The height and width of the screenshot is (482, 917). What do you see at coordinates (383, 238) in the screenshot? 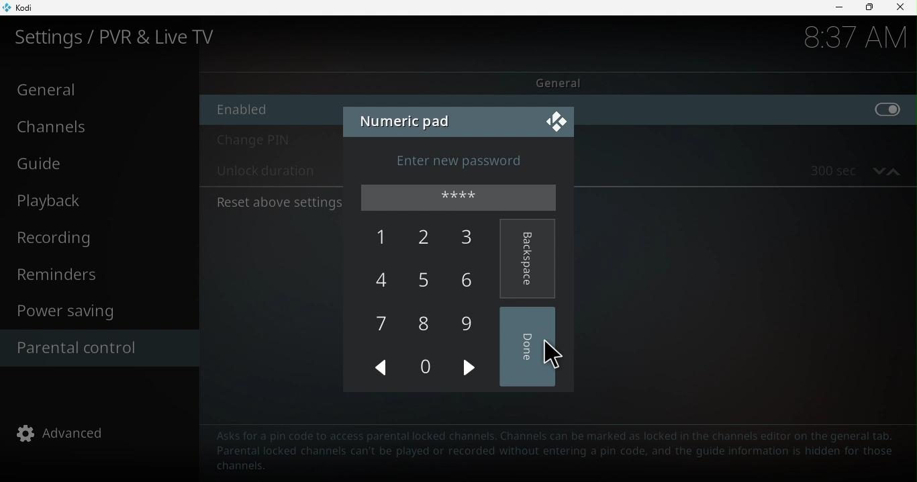
I see `1` at bounding box center [383, 238].